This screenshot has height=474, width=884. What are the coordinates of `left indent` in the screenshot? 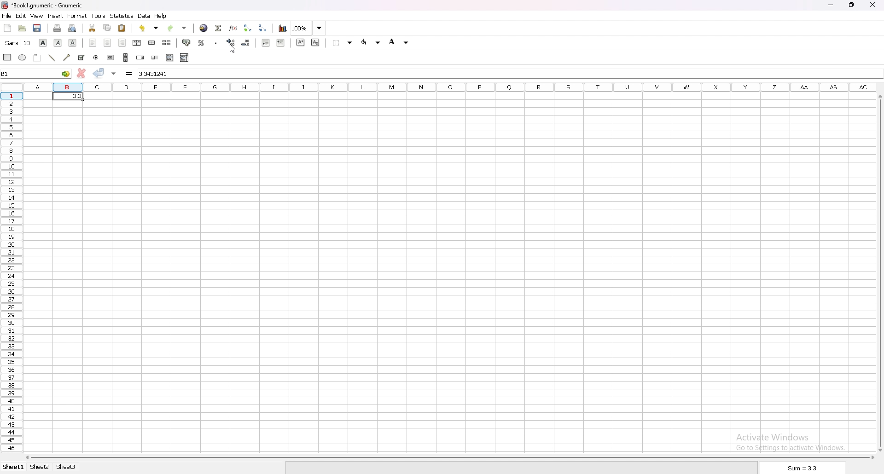 It's located at (93, 43).